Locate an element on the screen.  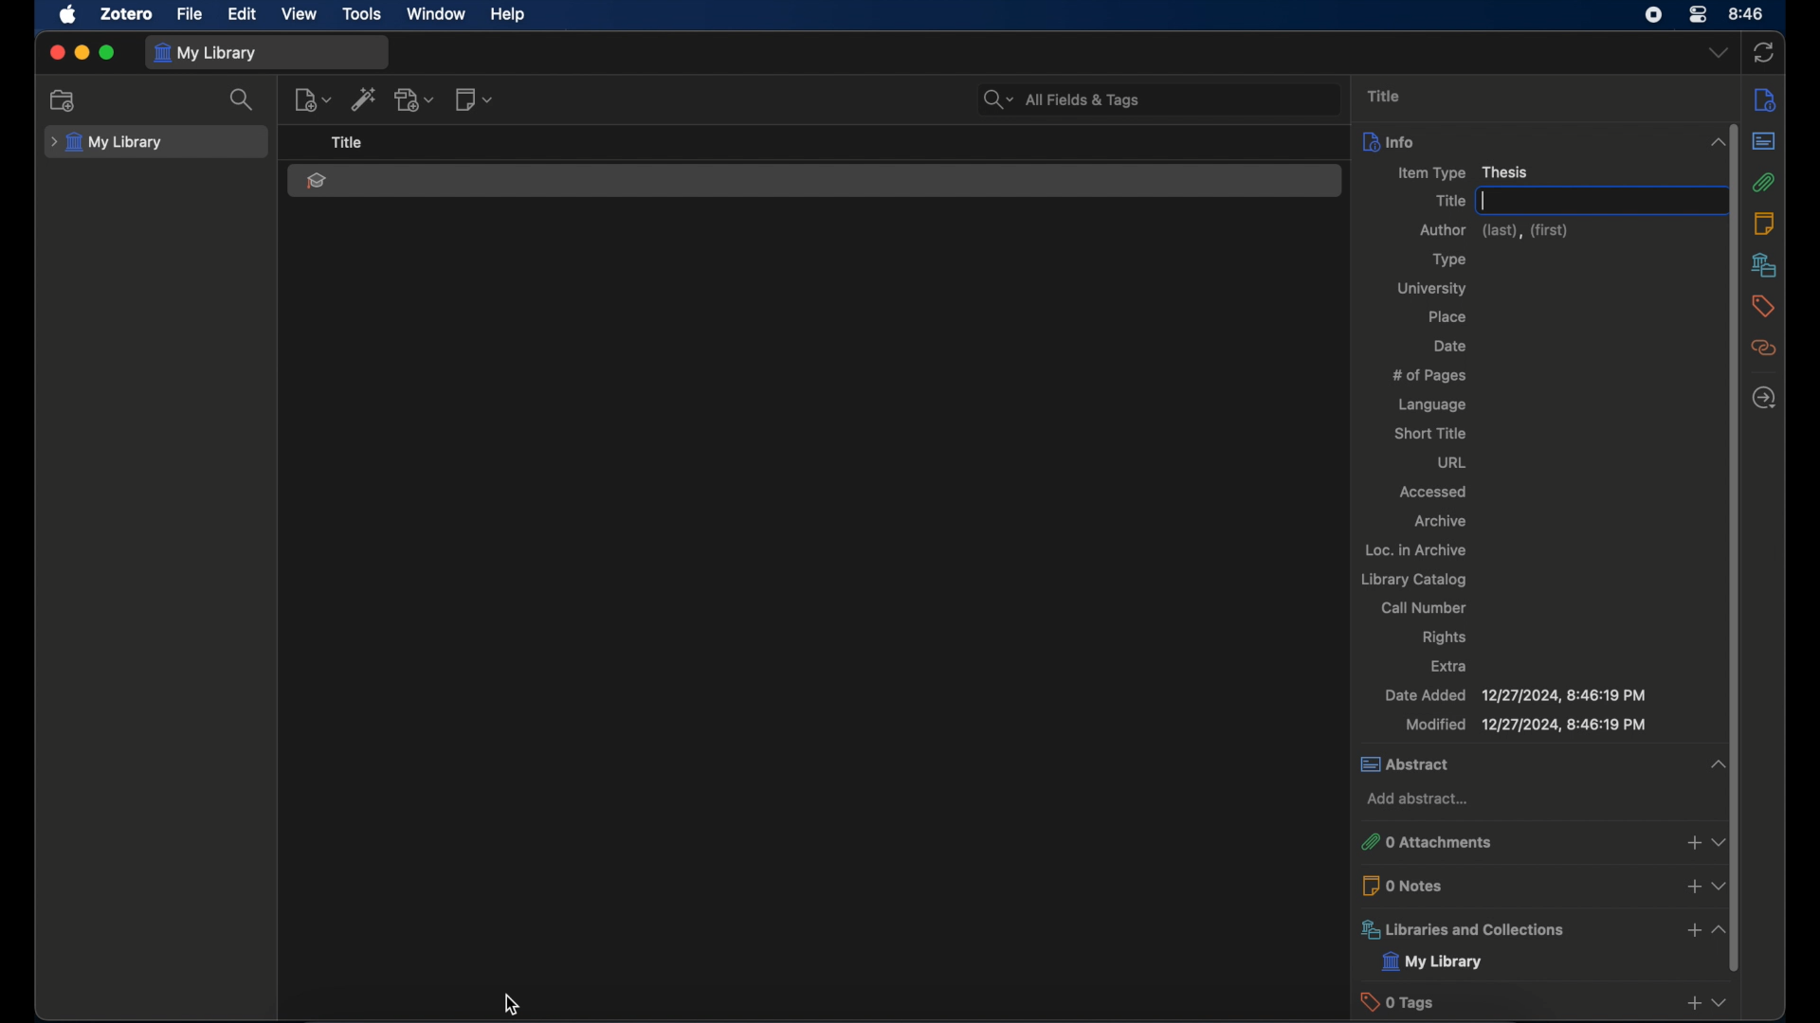
minimize is located at coordinates (82, 53).